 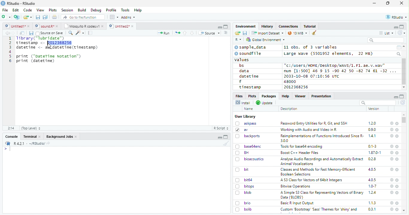 What do you see at coordinates (375, 3) in the screenshot?
I see `minimize` at bounding box center [375, 3].